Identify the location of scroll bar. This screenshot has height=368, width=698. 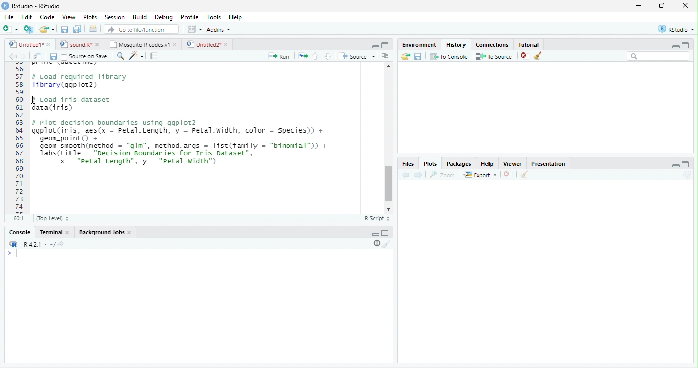
(389, 183).